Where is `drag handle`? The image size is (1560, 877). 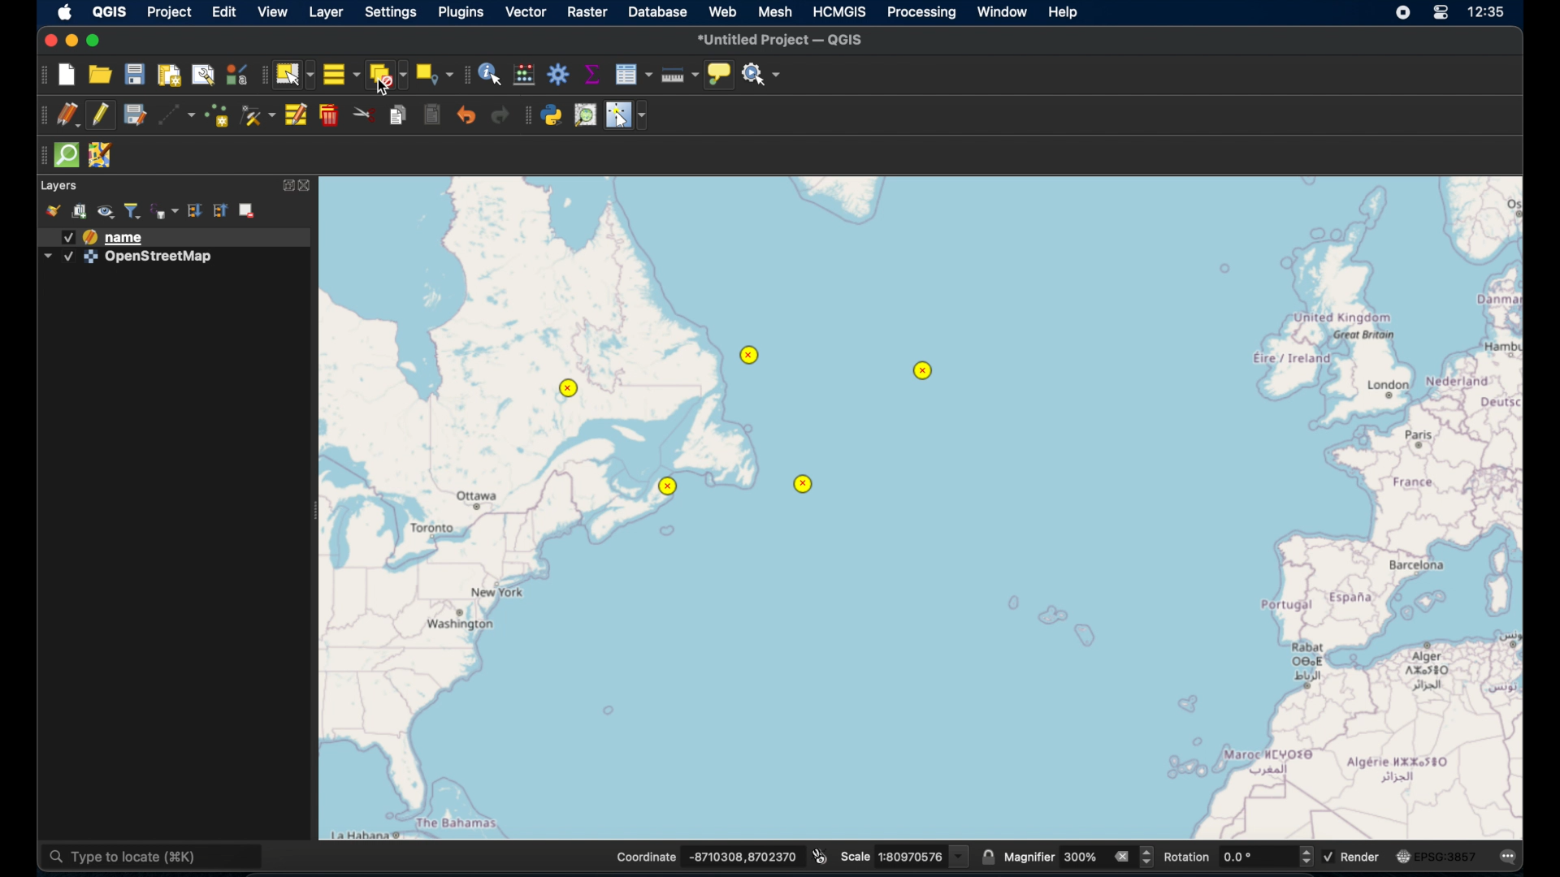
drag handle is located at coordinates (39, 157).